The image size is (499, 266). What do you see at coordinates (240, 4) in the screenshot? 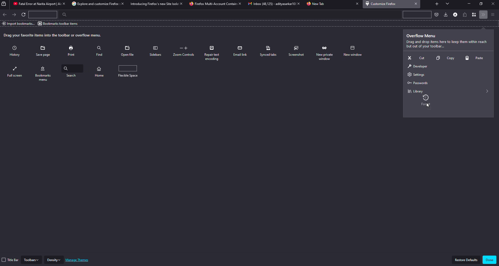
I see `close` at bounding box center [240, 4].